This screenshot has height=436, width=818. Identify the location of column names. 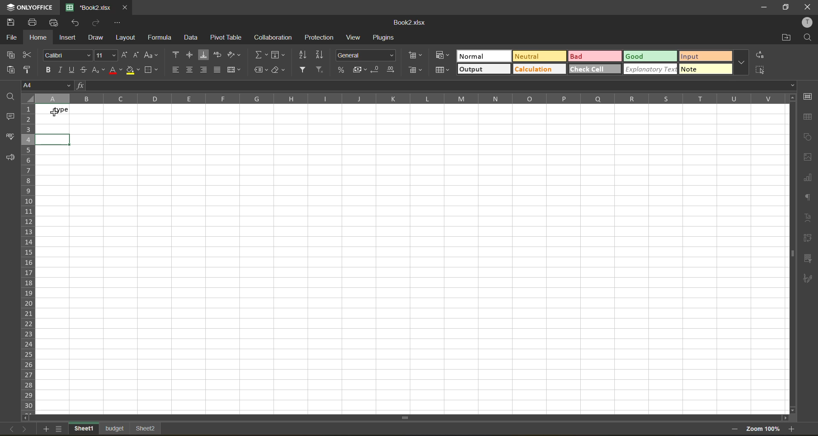
(410, 98).